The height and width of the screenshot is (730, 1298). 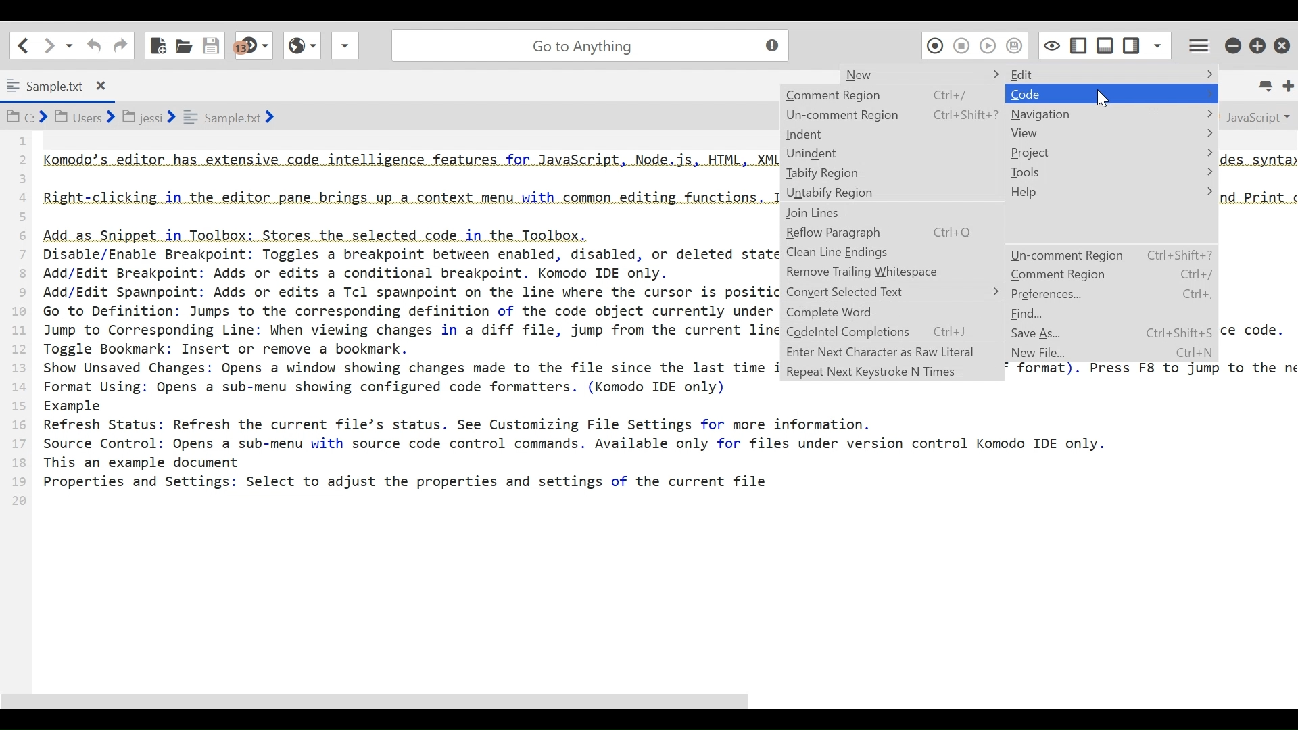 I want to click on File Type, so click(x=1256, y=116).